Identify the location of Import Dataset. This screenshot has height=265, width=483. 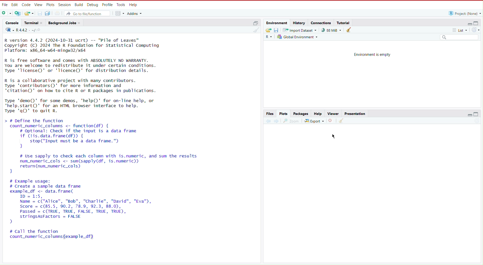
(300, 30).